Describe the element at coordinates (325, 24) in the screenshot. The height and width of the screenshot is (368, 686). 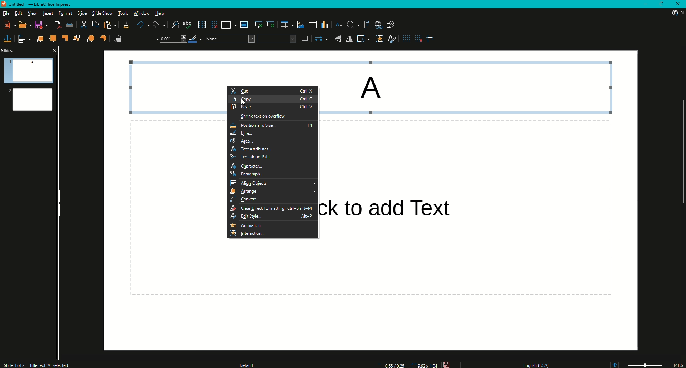
I see `Insert Chart` at that location.